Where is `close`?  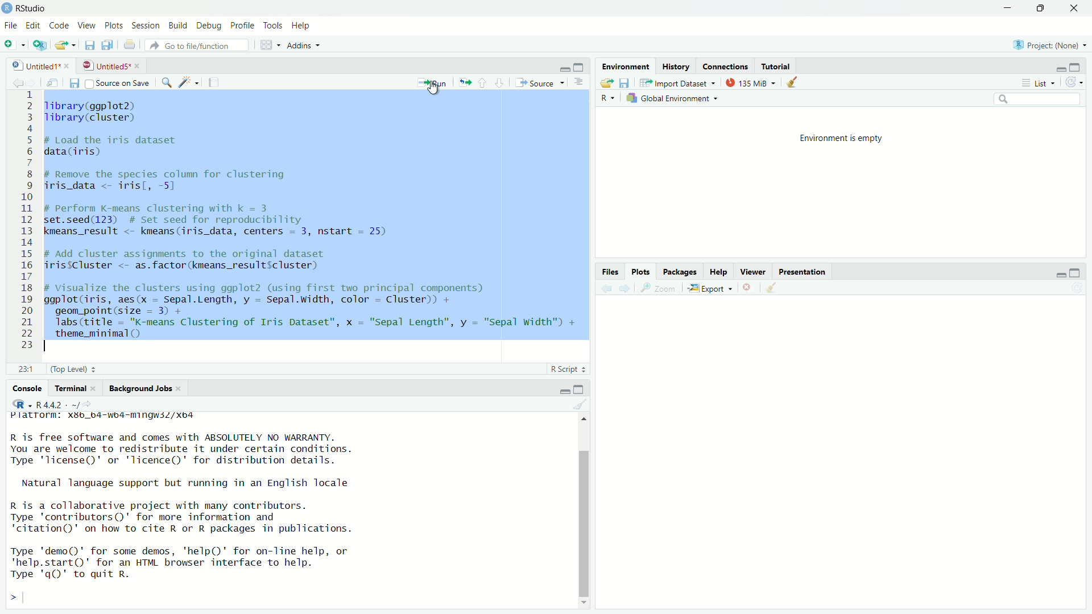 close is located at coordinates (184, 388).